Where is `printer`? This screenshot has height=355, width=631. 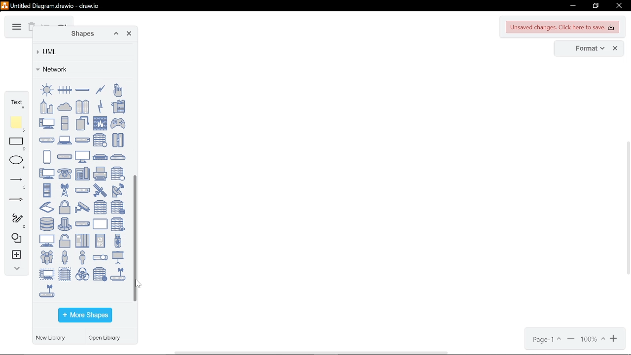 printer is located at coordinates (100, 174).